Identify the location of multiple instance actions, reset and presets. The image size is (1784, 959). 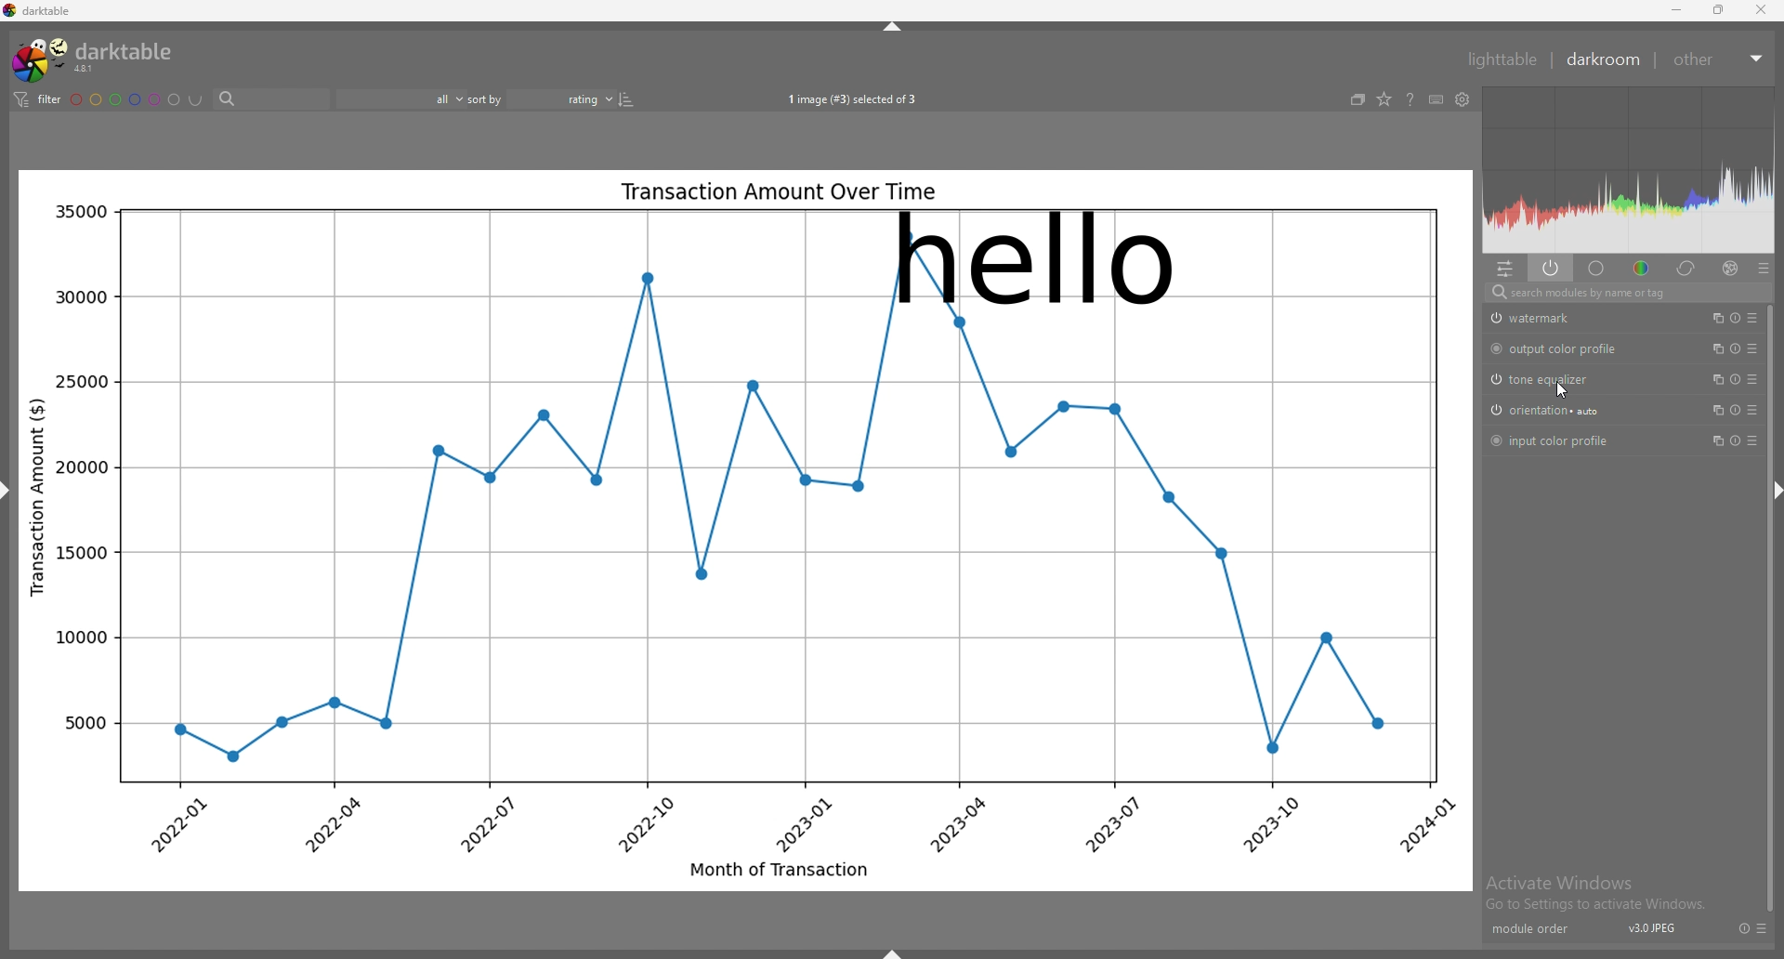
(1732, 440).